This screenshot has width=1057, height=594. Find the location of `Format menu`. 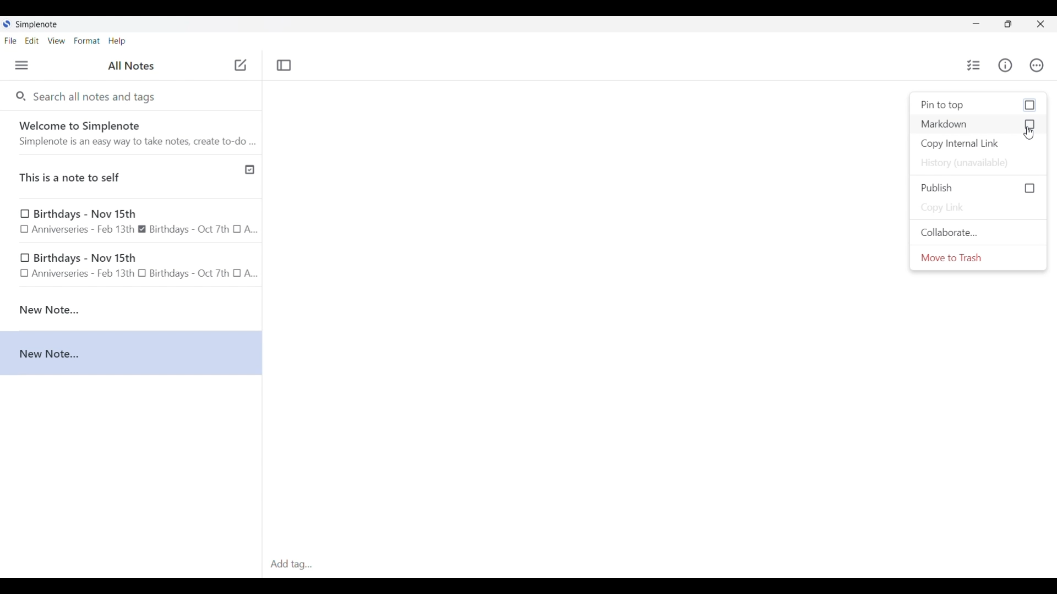

Format menu is located at coordinates (87, 41).